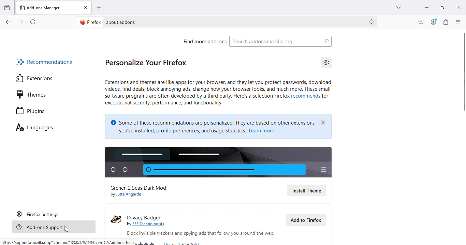 The image size is (466, 245). What do you see at coordinates (41, 213) in the screenshot?
I see `Firefox settings` at bounding box center [41, 213].